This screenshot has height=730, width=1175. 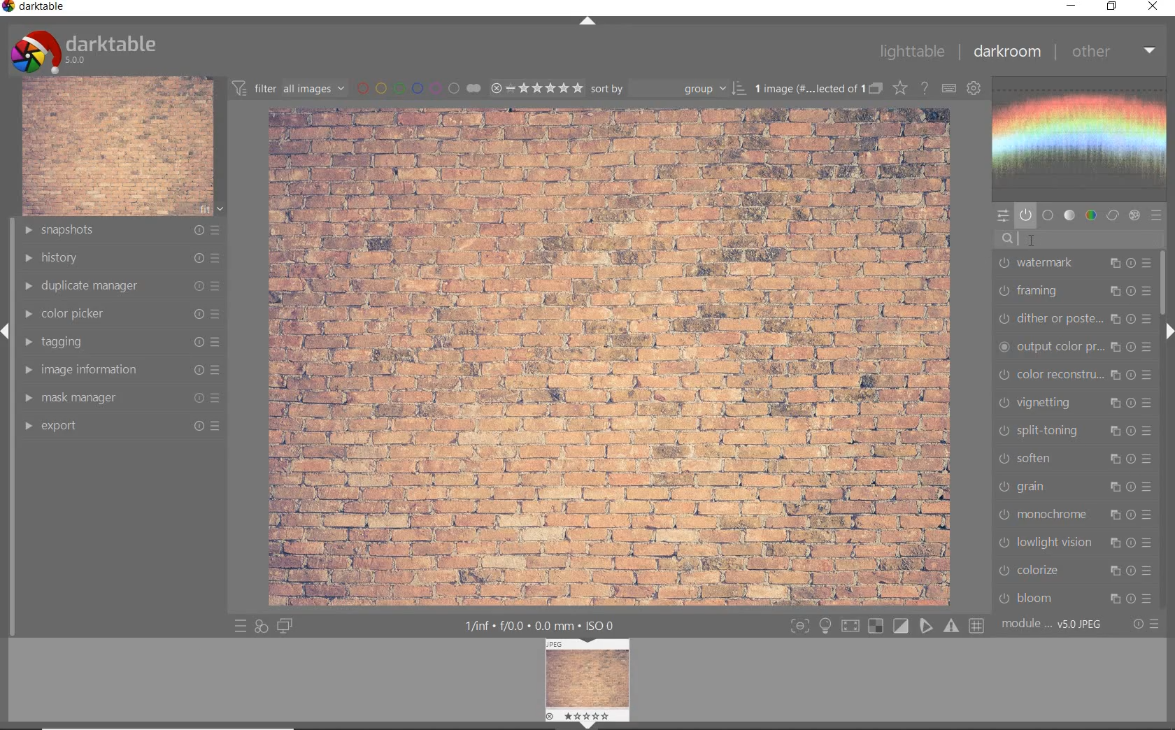 I want to click on change type of overlay, so click(x=899, y=87).